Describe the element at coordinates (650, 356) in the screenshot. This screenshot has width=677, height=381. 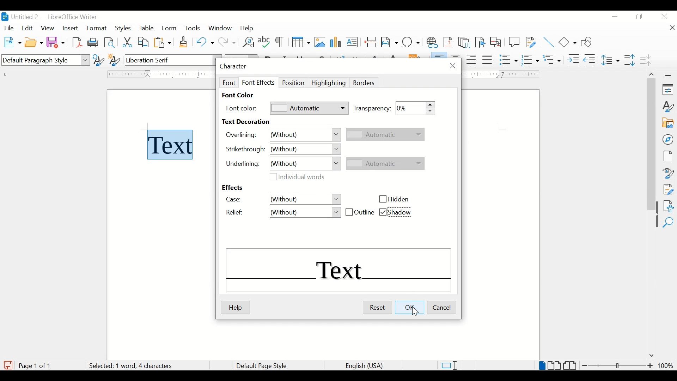
I see `scroll down arrow` at that location.